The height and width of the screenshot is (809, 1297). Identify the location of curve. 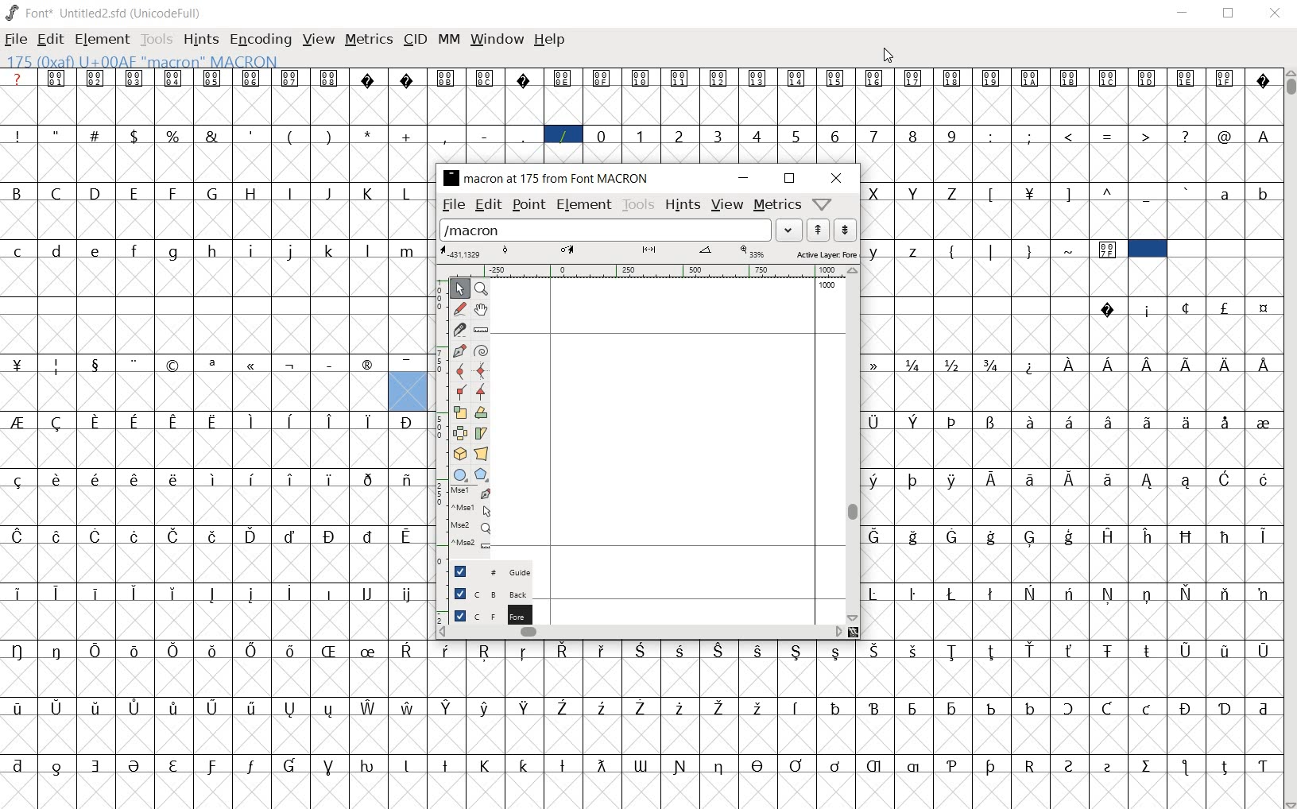
(457, 371).